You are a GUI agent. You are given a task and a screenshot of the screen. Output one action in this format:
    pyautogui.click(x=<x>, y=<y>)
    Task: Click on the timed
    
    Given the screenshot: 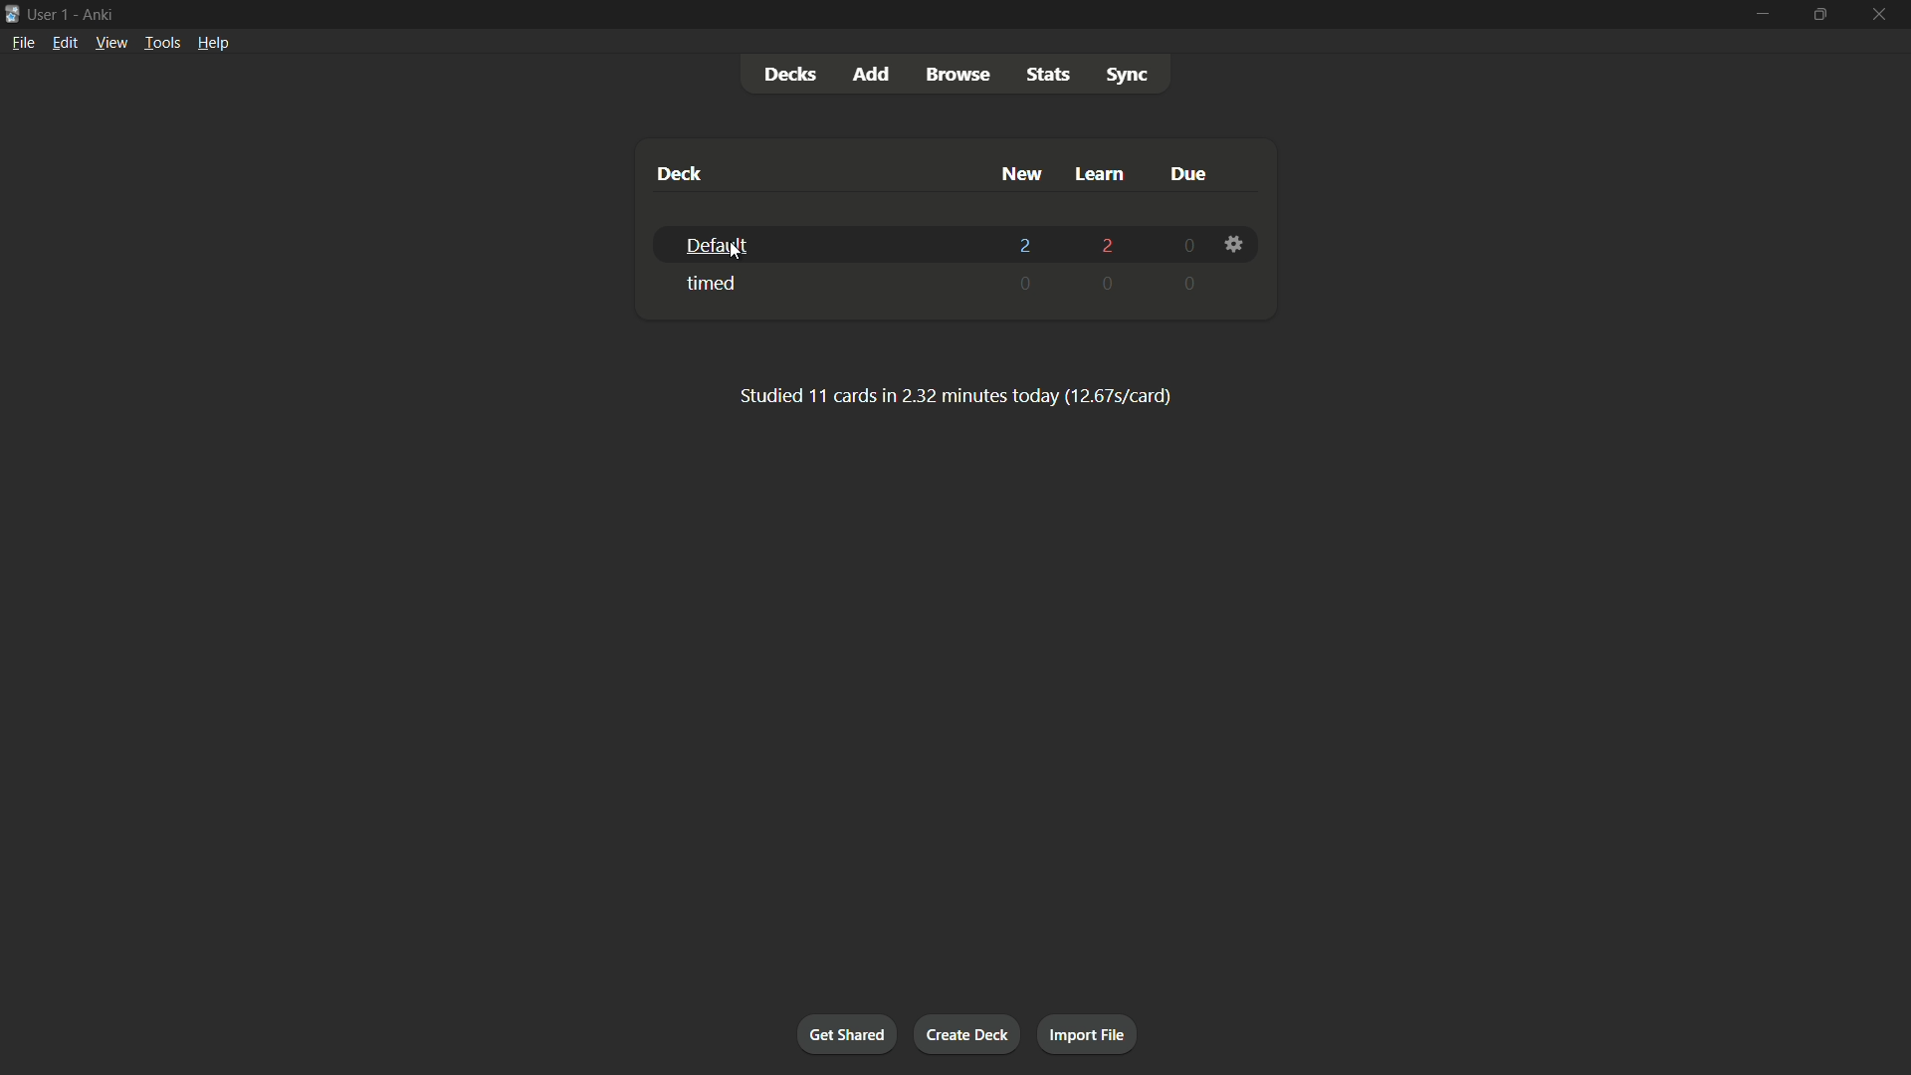 What is the action you would take?
    pyautogui.click(x=714, y=284)
    